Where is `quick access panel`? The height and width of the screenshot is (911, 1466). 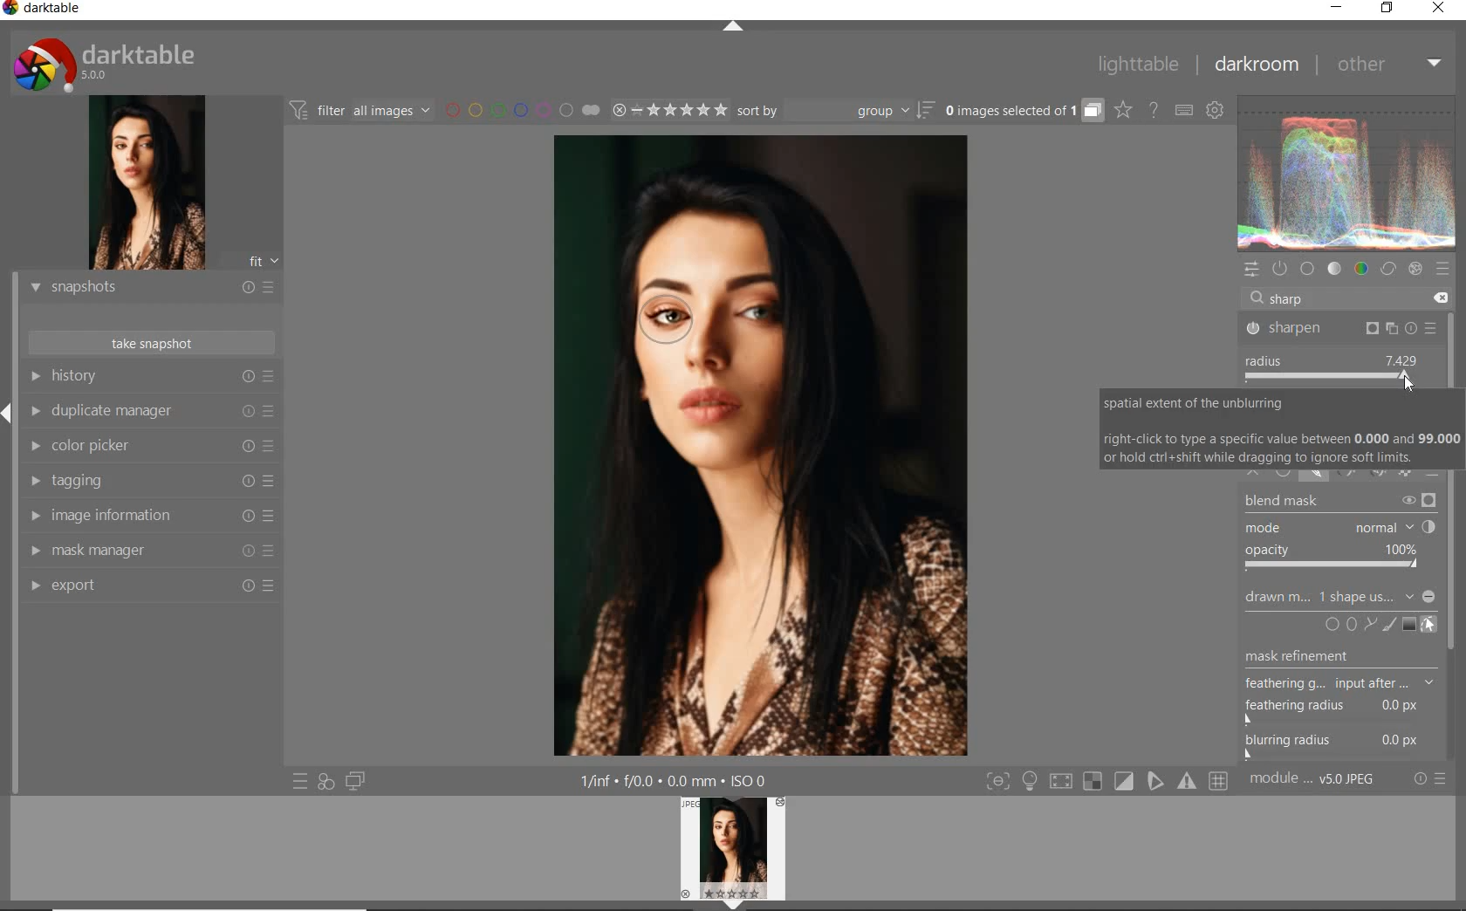
quick access panel is located at coordinates (1254, 271).